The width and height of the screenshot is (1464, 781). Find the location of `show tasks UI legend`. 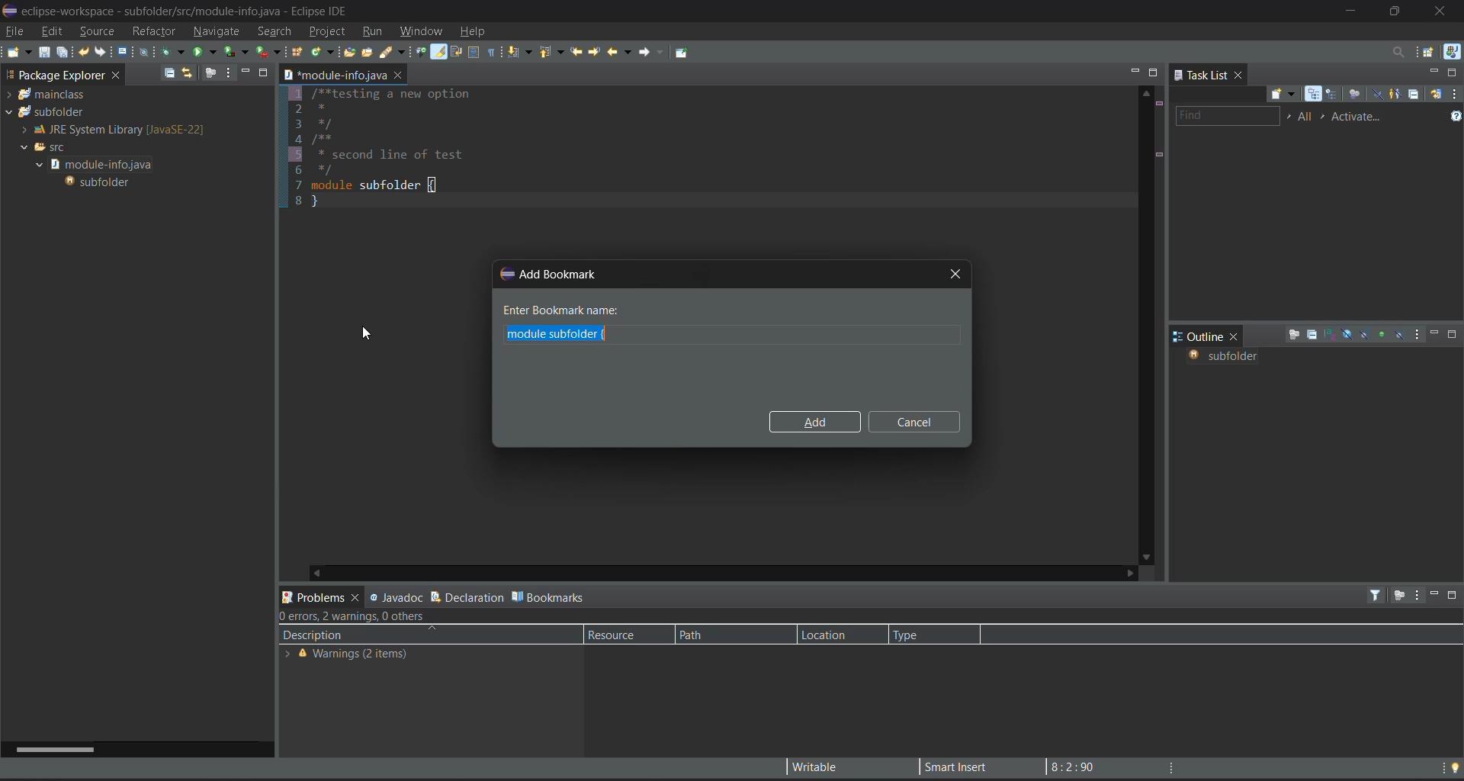

show tasks UI legend is located at coordinates (1455, 118).